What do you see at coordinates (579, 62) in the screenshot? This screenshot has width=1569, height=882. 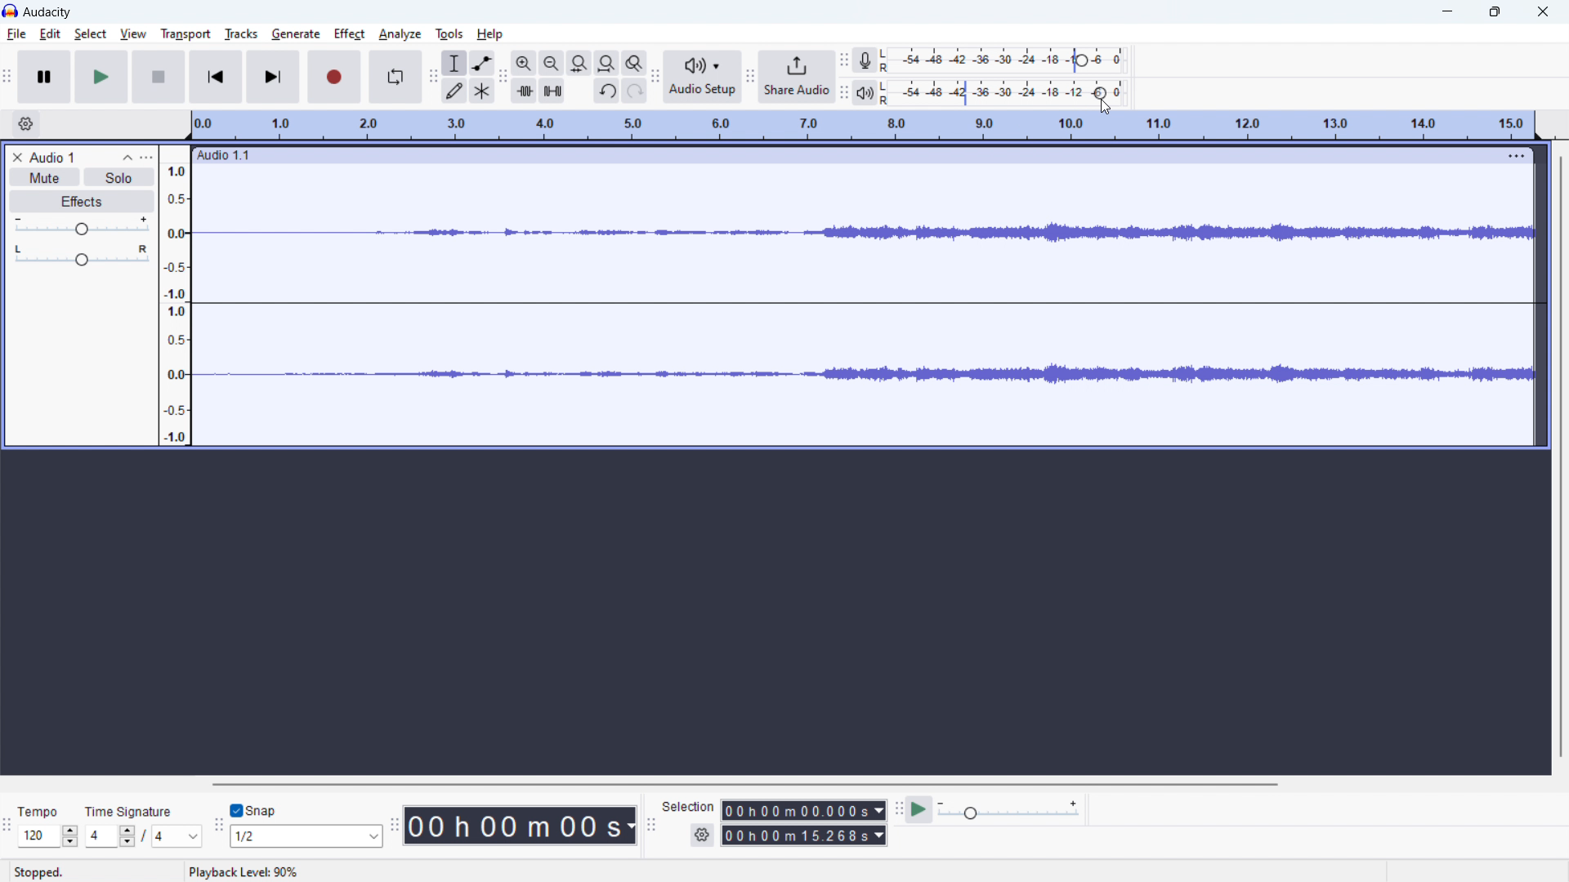 I see `fit selection to width` at bounding box center [579, 62].